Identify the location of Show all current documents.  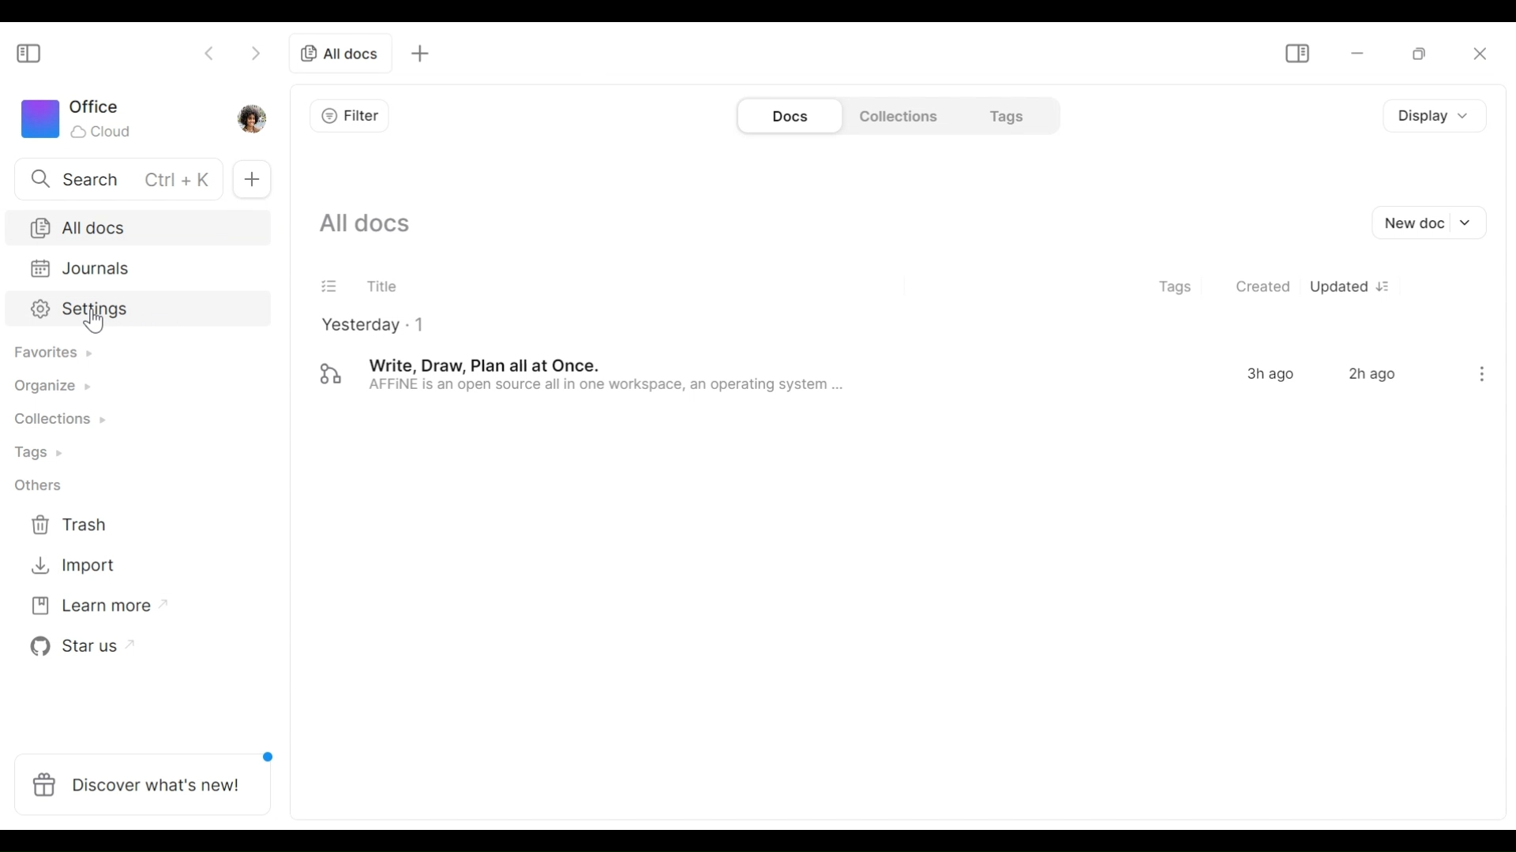
(358, 224).